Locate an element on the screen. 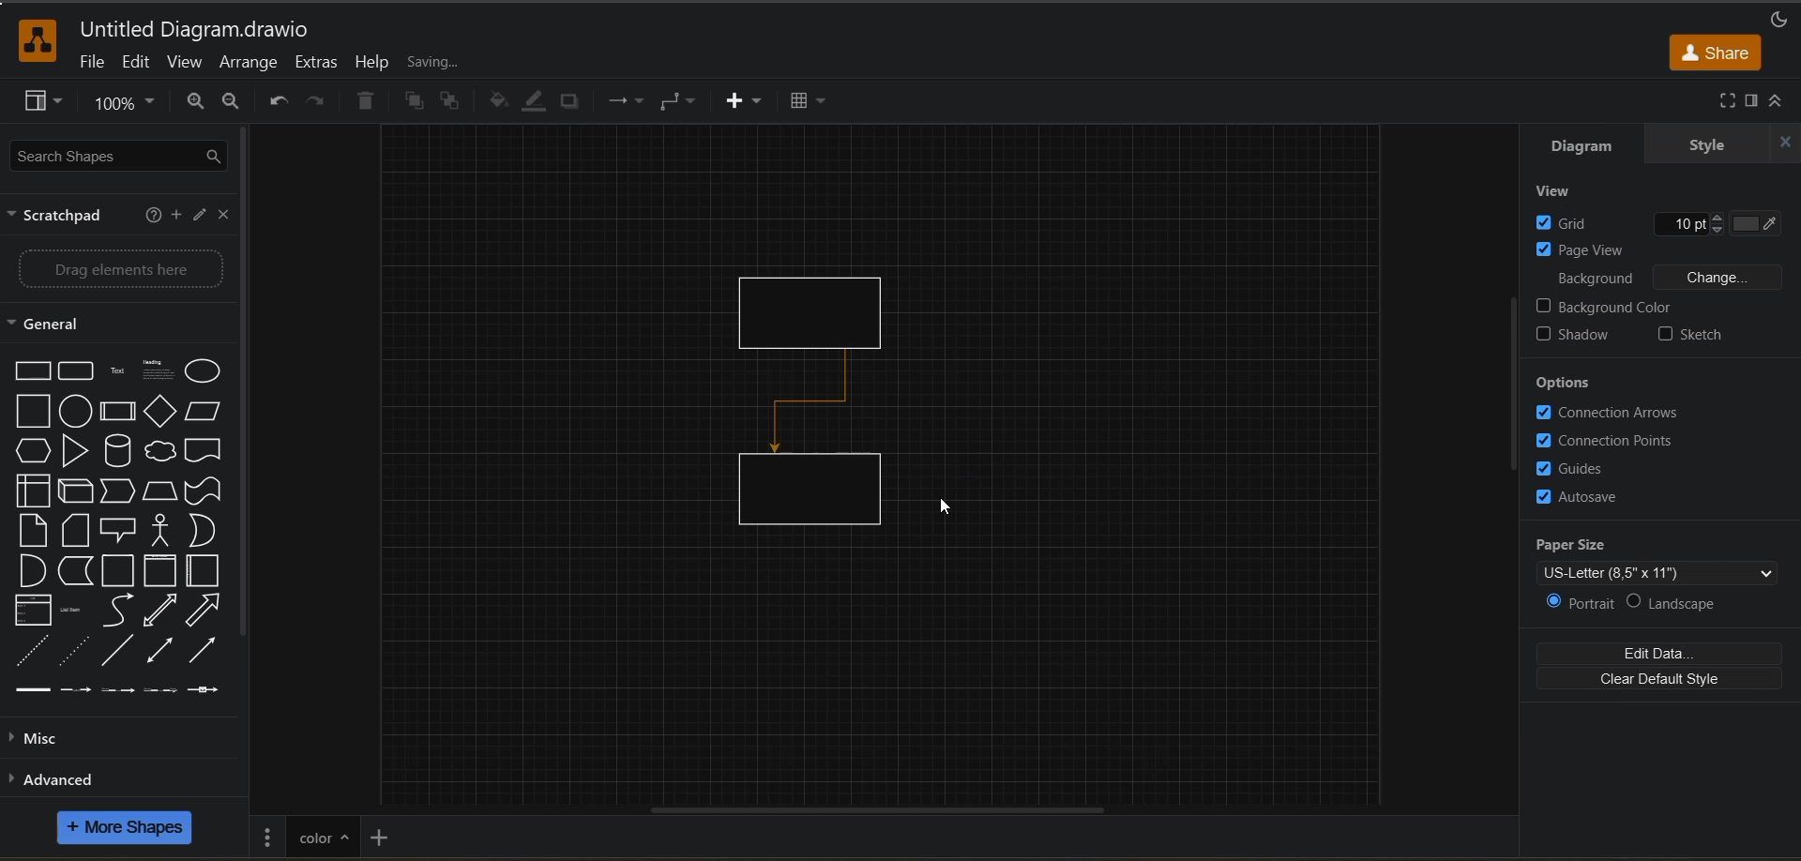 Image resolution: width=1801 pixels, height=861 pixels. autosave is located at coordinates (1577, 497).